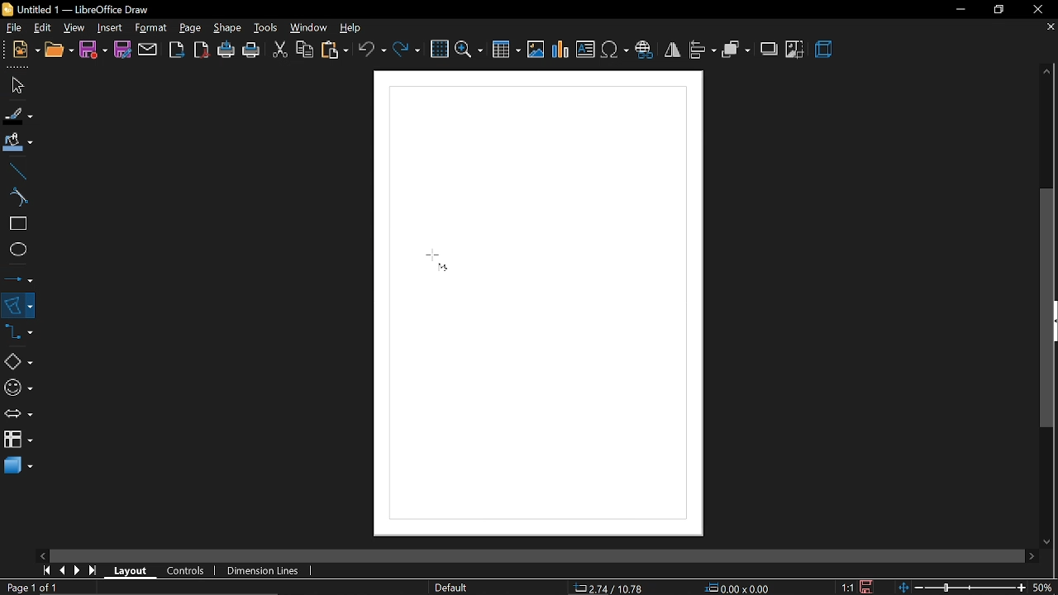 The height and width of the screenshot is (595, 1058). What do you see at coordinates (673, 50) in the screenshot?
I see `flip` at bounding box center [673, 50].